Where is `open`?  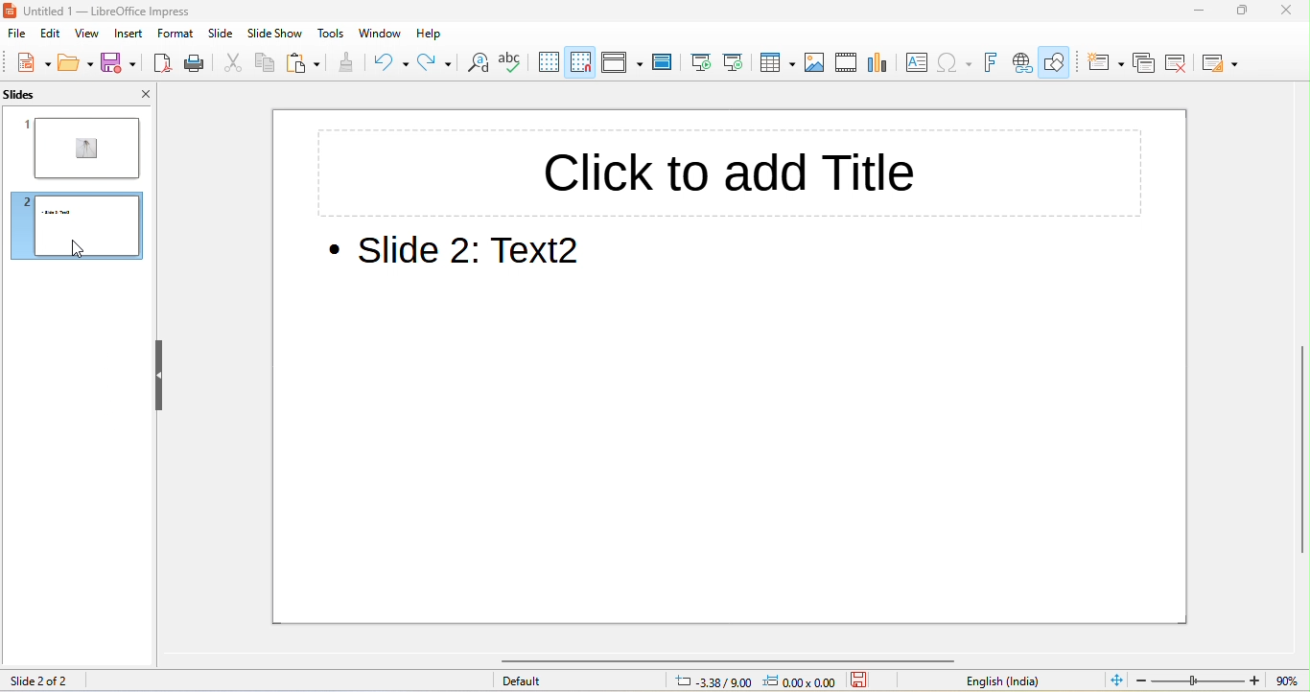
open is located at coordinates (73, 64).